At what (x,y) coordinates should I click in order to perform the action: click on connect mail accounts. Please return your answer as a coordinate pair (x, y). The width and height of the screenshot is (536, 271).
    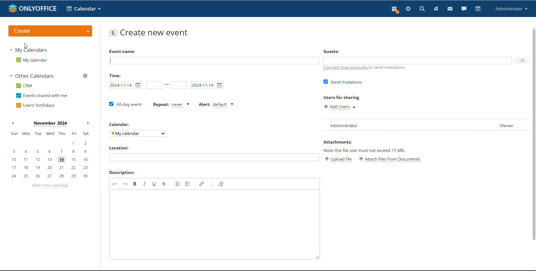
    Looking at the image, I should click on (363, 68).